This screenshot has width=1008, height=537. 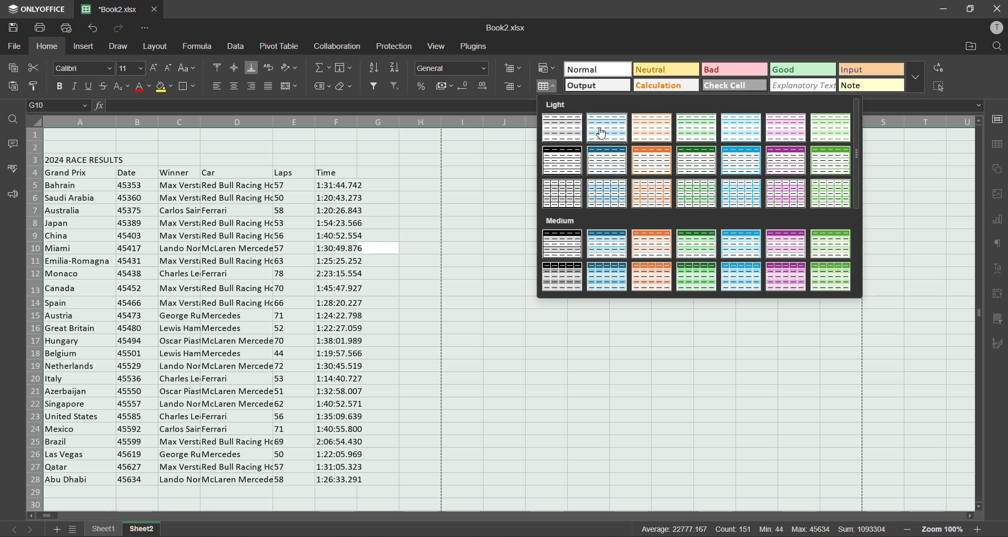 What do you see at coordinates (69, 29) in the screenshot?
I see `quick print` at bounding box center [69, 29].